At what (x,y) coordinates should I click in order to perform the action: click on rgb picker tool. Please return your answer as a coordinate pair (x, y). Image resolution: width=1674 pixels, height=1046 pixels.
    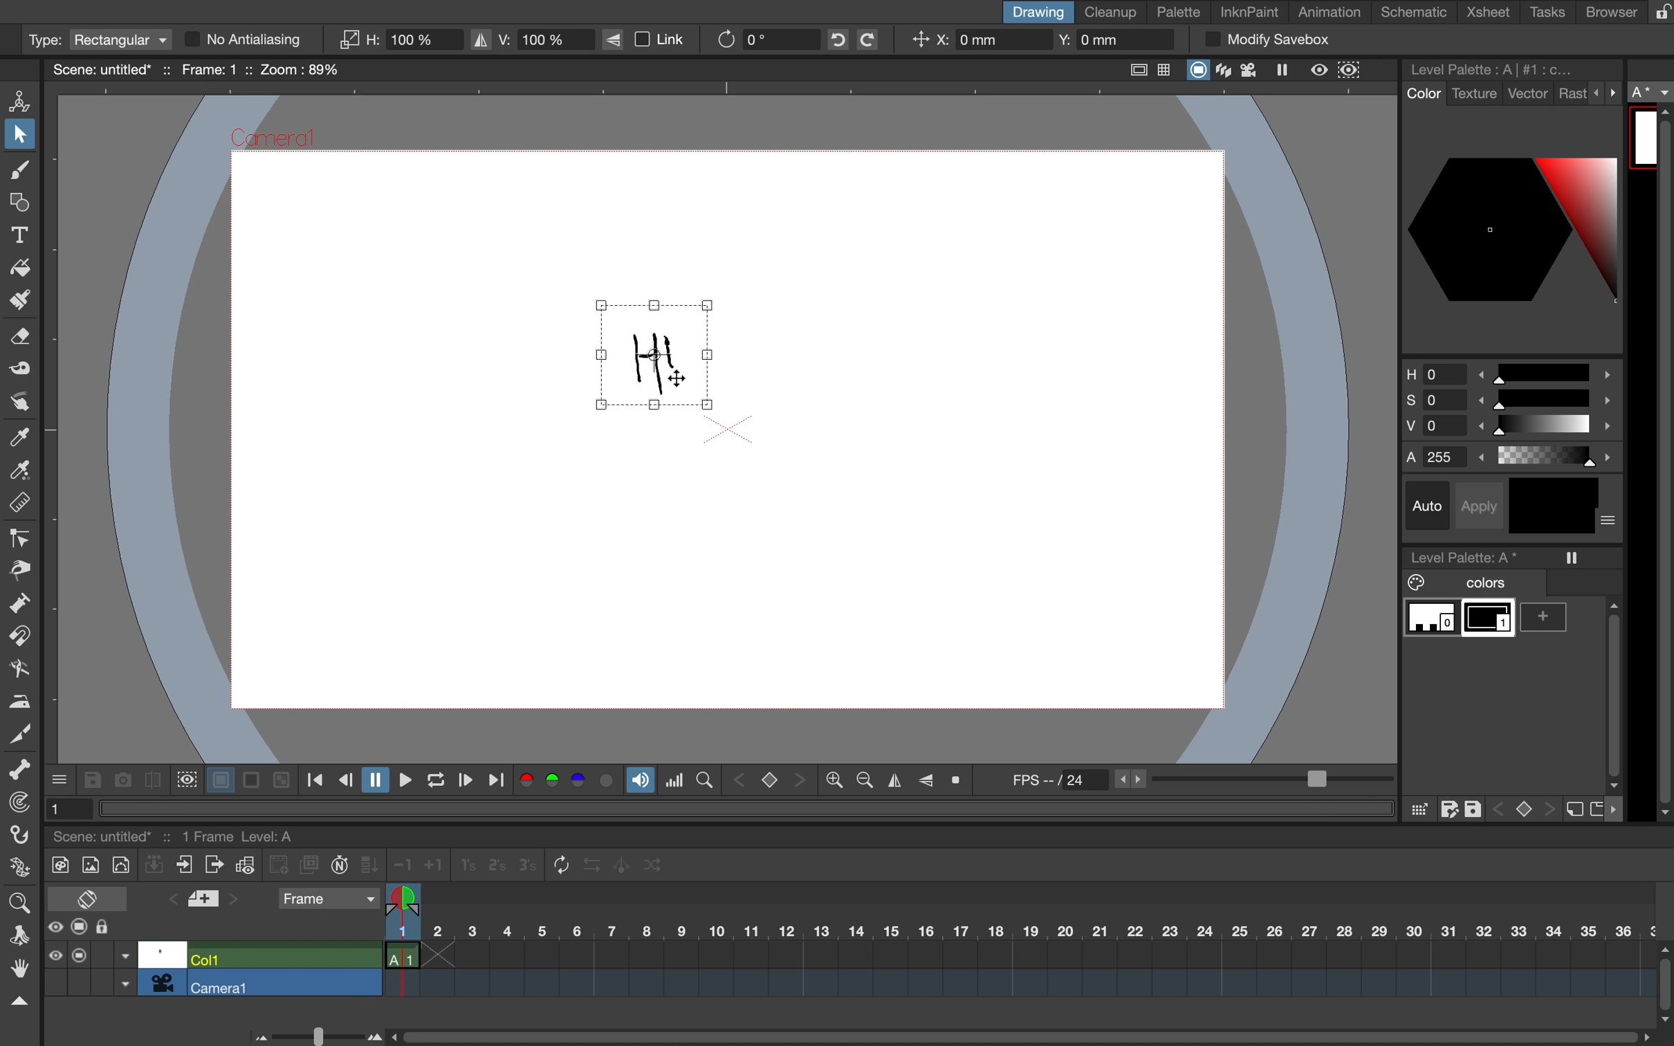
    Looking at the image, I should click on (17, 471).